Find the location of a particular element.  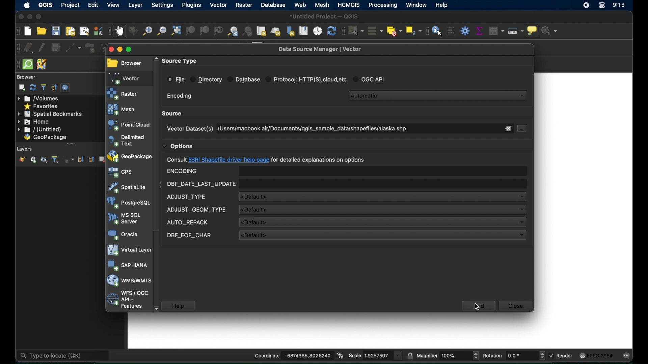

manage map themes is located at coordinates (44, 160).